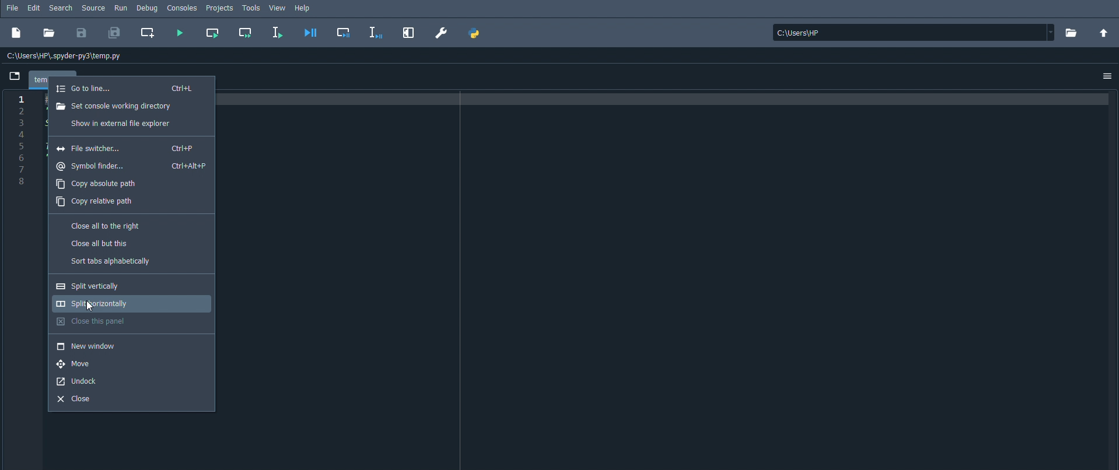  Describe the element at coordinates (68, 57) in the screenshot. I see `C:\Users\HP\.spyder-py3\temp.py` at that location.